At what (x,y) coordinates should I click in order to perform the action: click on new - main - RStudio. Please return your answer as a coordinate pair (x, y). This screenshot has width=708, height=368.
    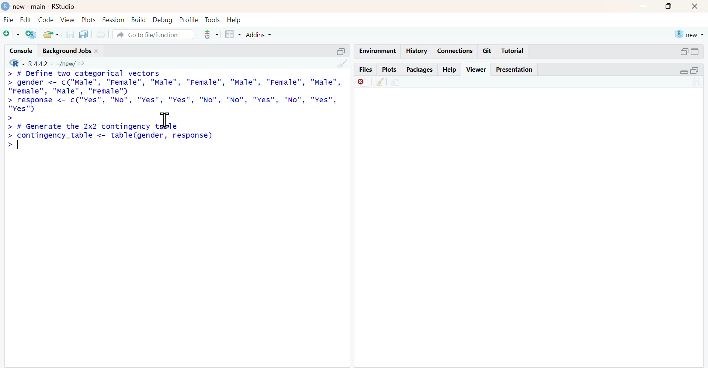
    Looking at the image, I should click on (45, 7).